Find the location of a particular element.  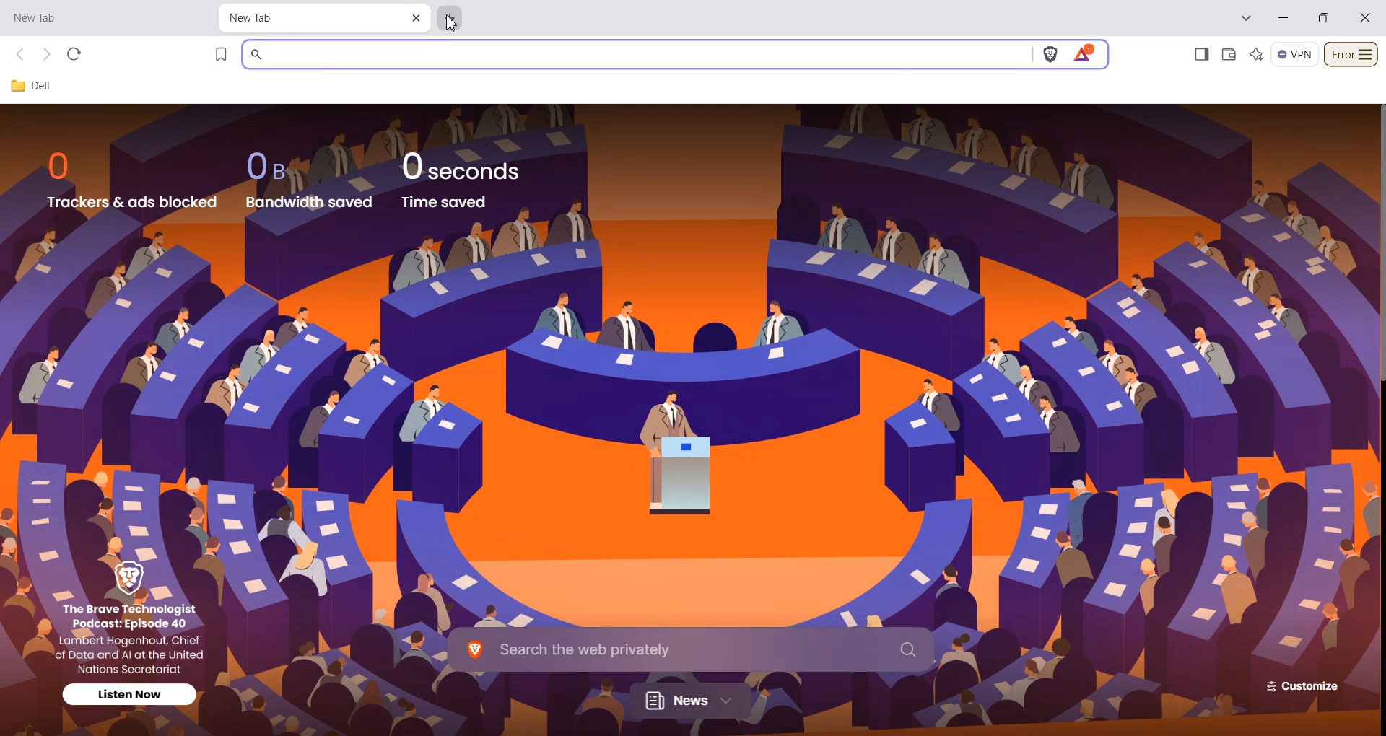

Cursor is located at coordinates (452, 23).